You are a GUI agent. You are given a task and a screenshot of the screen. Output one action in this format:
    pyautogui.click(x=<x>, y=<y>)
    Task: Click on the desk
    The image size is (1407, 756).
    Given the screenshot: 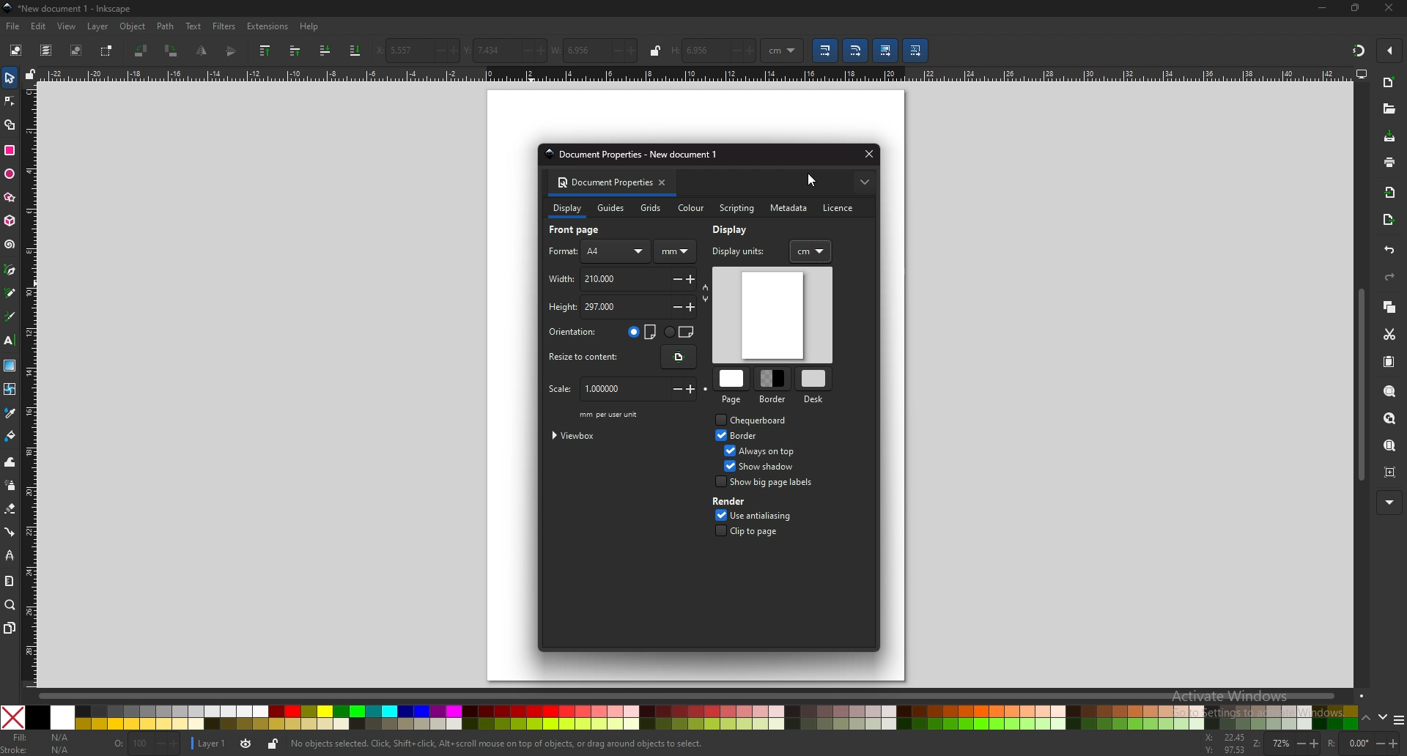 What is the action you would take?
    pyautogui.click(x=813, y=386)
    